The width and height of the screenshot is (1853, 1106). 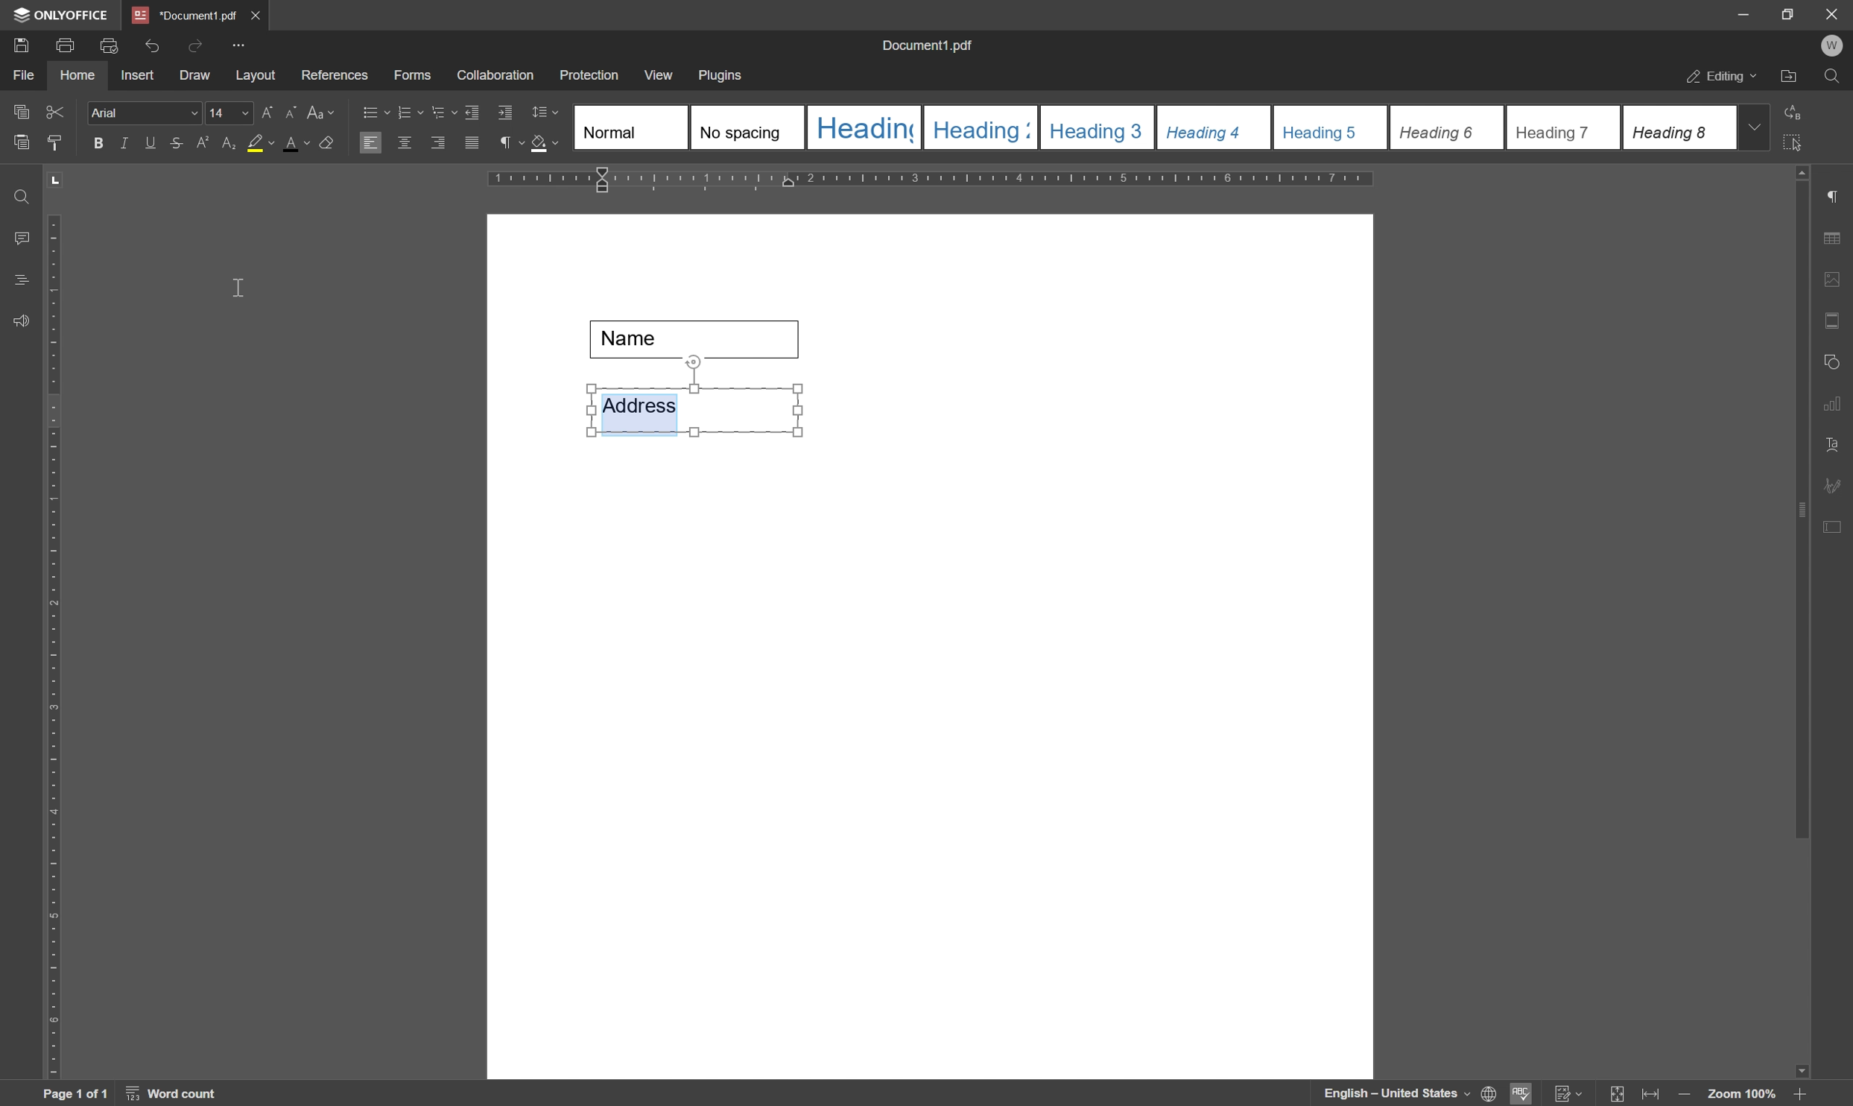 I want to click on signature settings, so click(x=1837, y=485).